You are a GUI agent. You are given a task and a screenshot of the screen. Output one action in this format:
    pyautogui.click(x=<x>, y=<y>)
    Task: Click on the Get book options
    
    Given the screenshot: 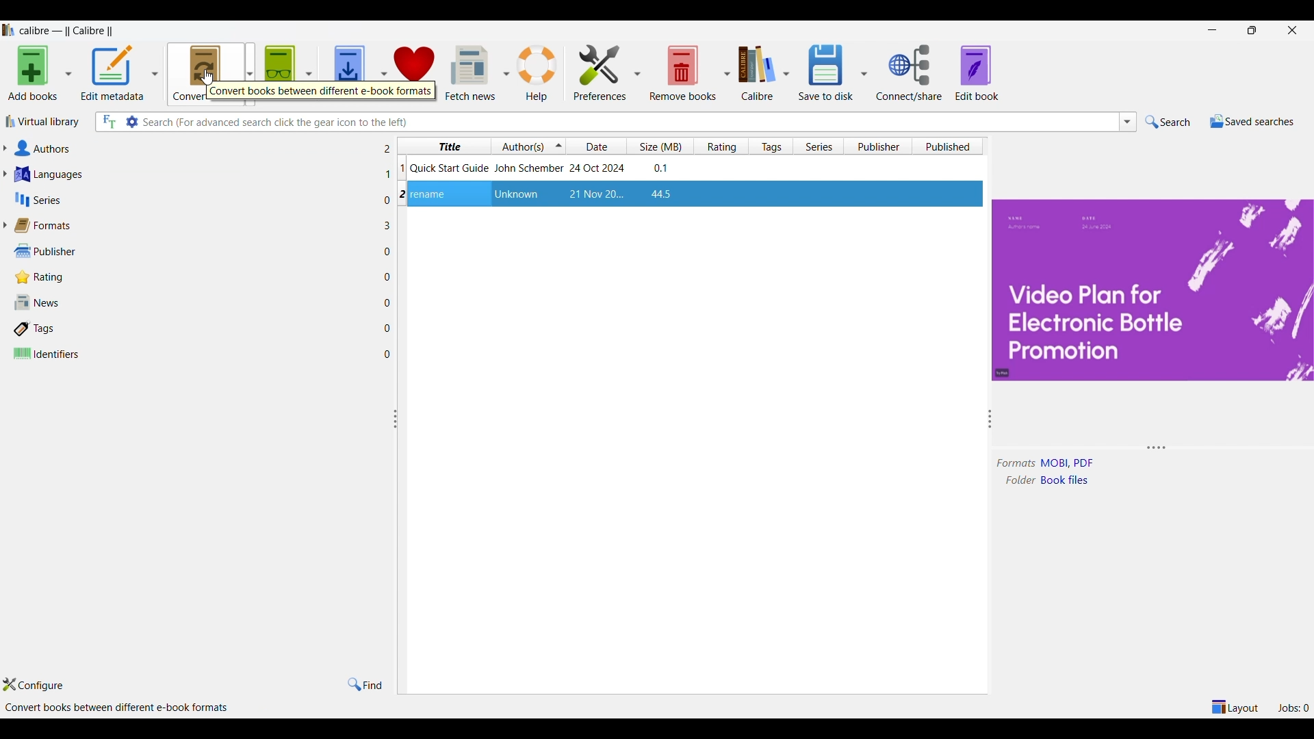 What is the action you would take?
    pyautogui.click(x=384, y=73)
    